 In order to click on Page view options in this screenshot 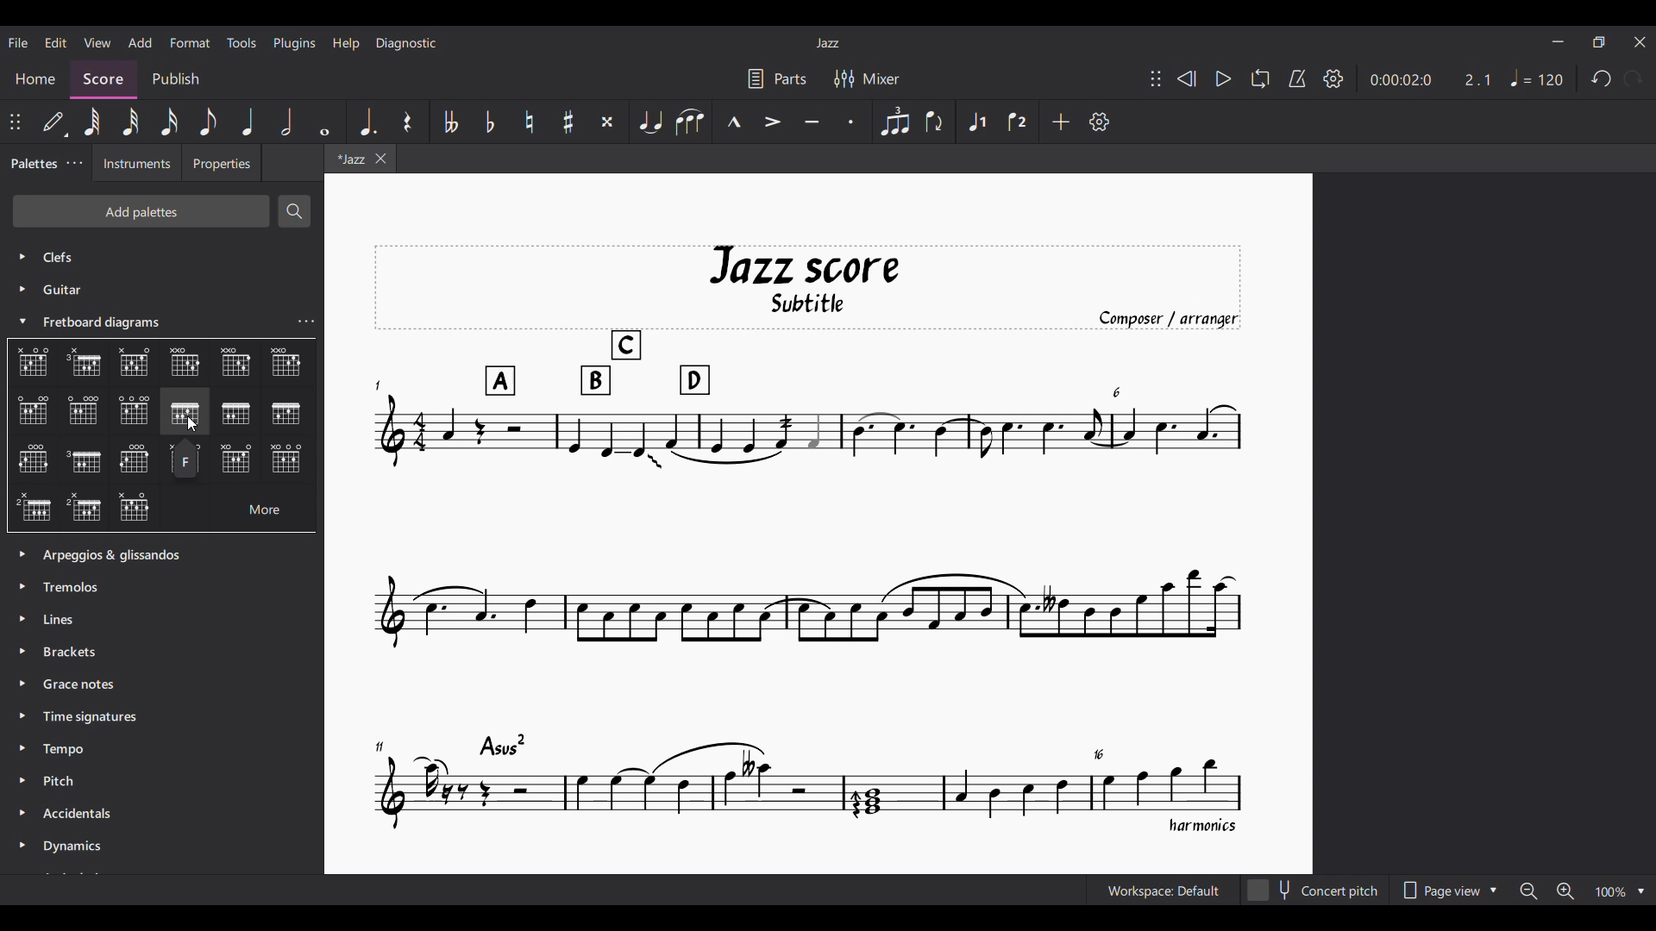, I will do `click(1447, 890)`.